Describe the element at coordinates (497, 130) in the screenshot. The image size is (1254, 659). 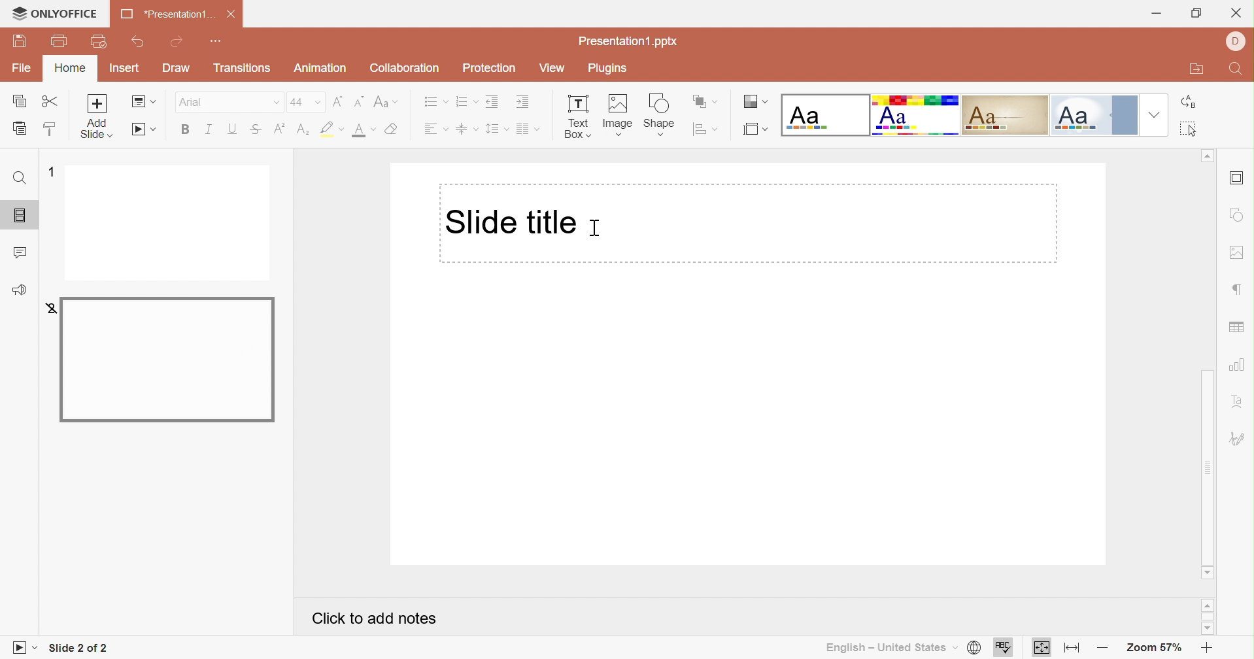
I see `Line spacing` at that location.